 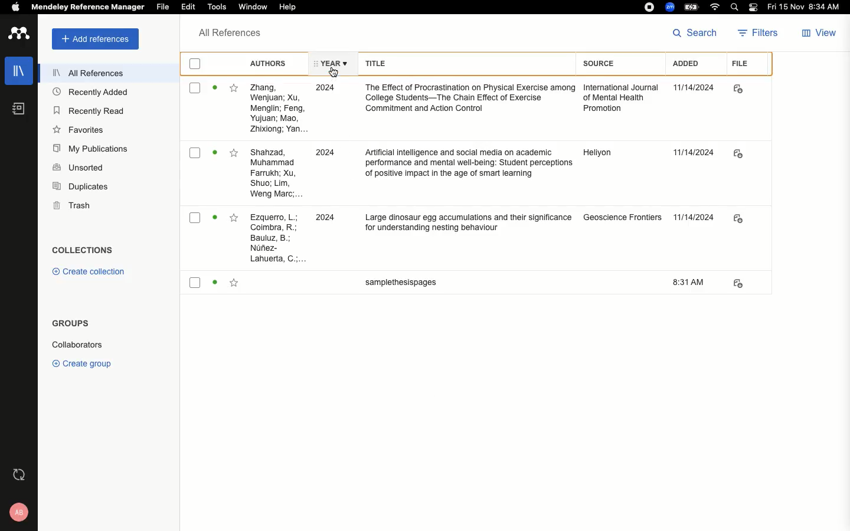 What do you see at coordinates (80, 186) in the screenshot?
I see `Duplicates` at bounding box center [80, 186].